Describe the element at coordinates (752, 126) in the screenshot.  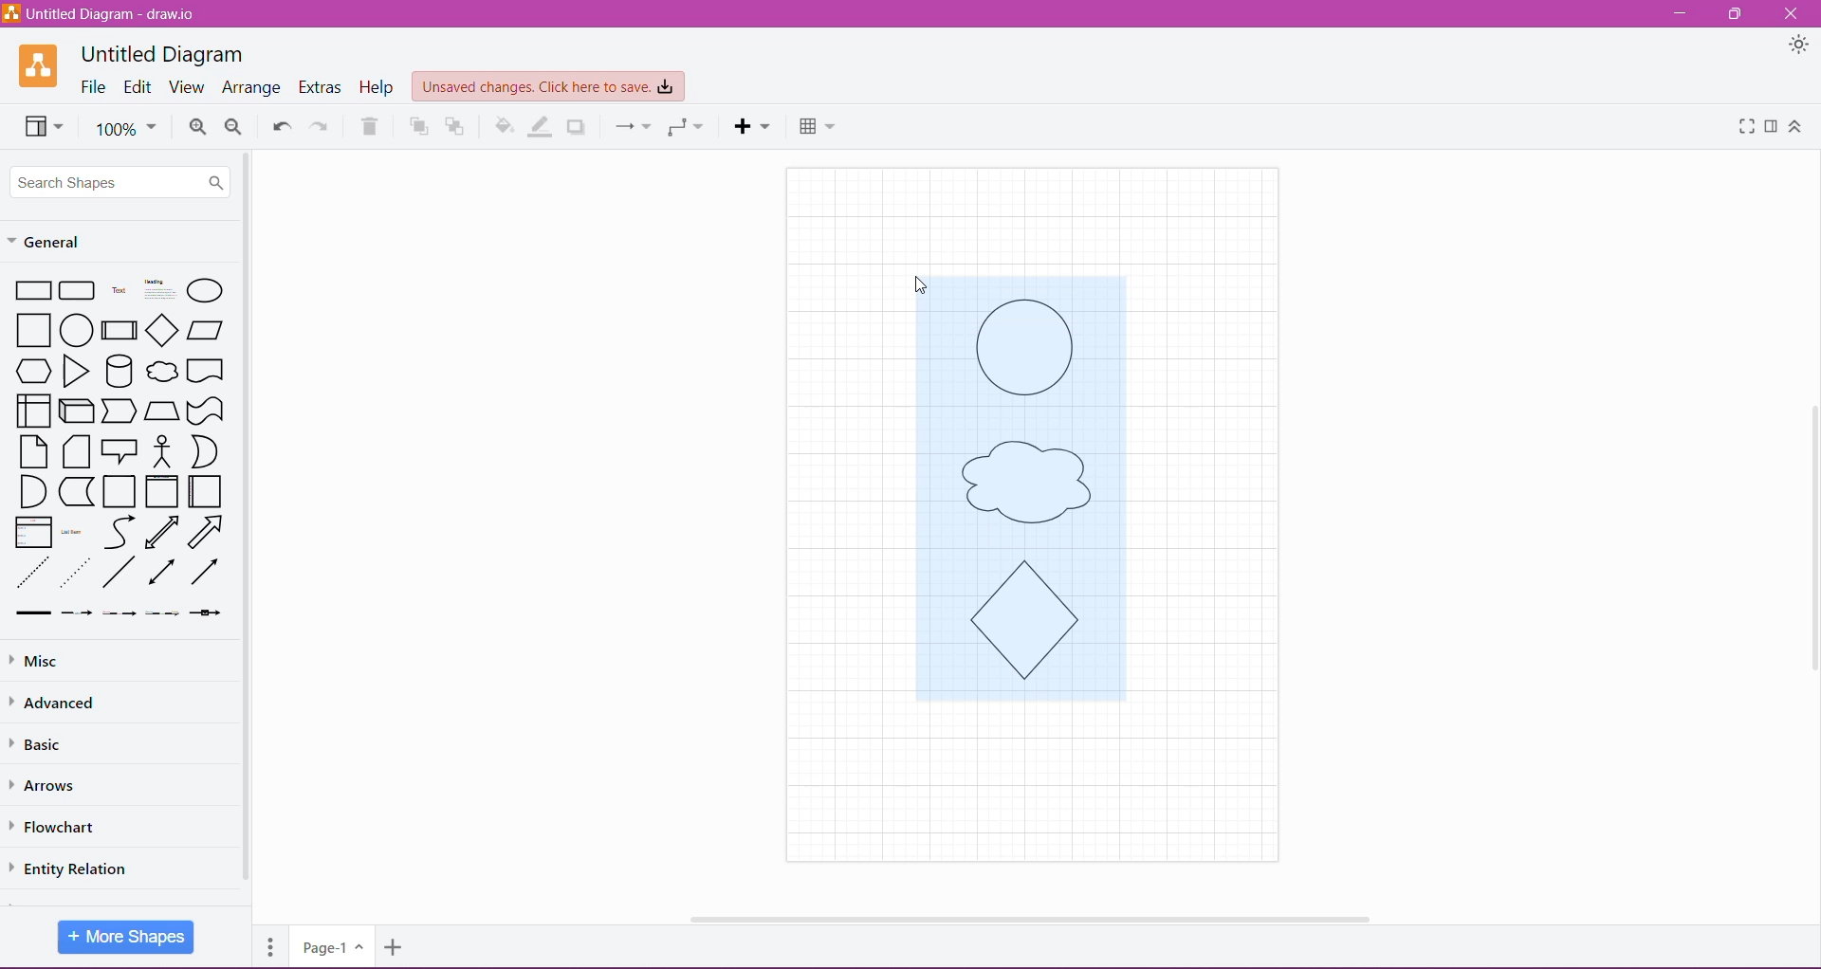
I see `Insert` at that location.